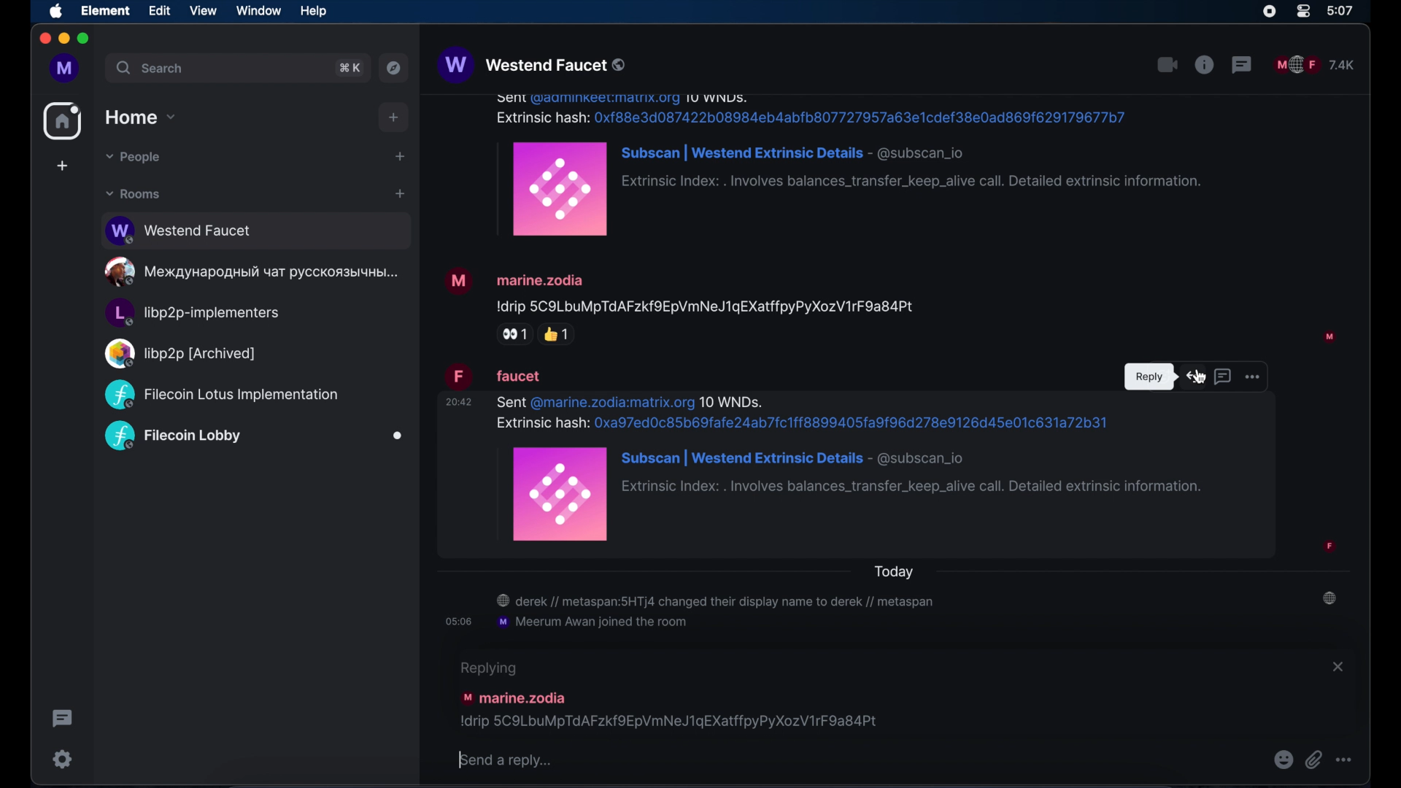 The width and height of the screenshot is (1401, 788). Describe the element at coordinates (893, 486) in the screenshot. I see `message` at that location.